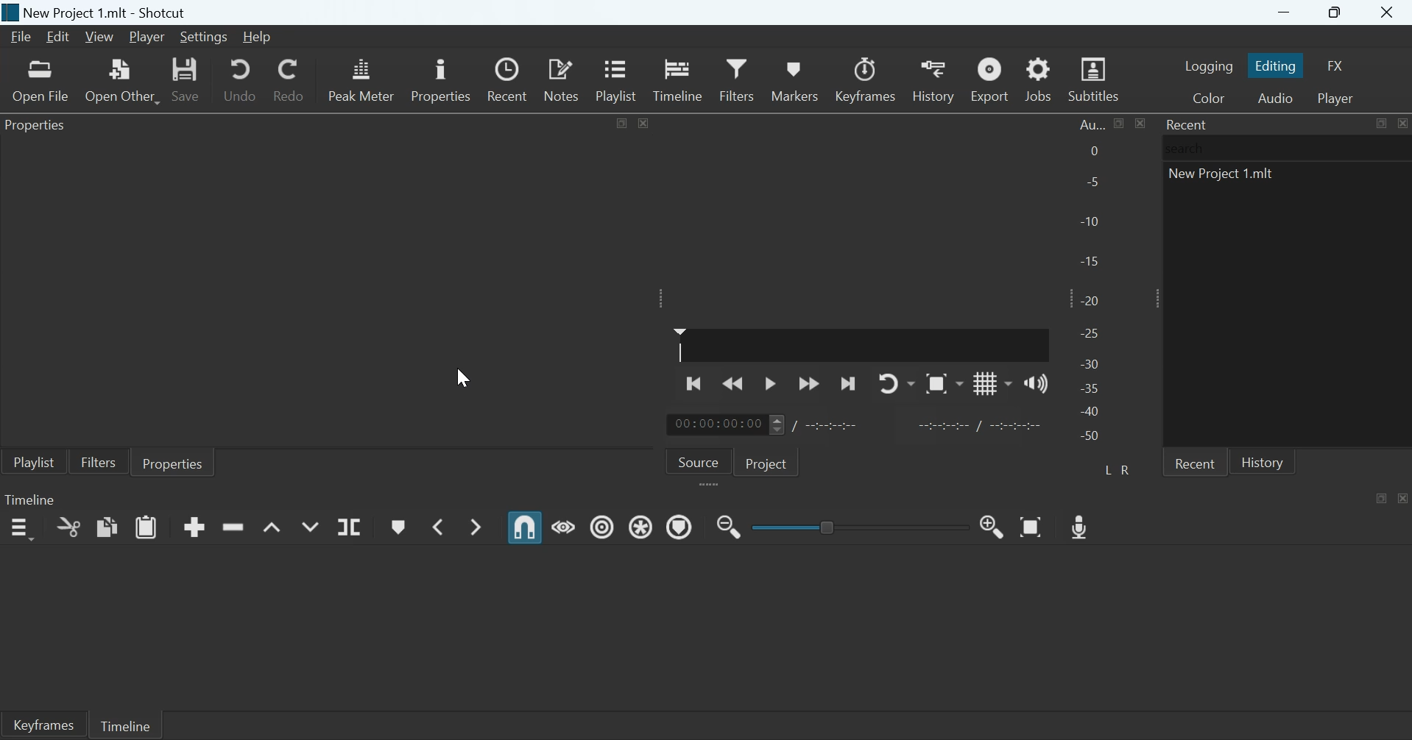 This screenshot has width=1412, height=740. Describe the element at coordinates (29, 499) in the screenshot. I see `Timeline` at that location.